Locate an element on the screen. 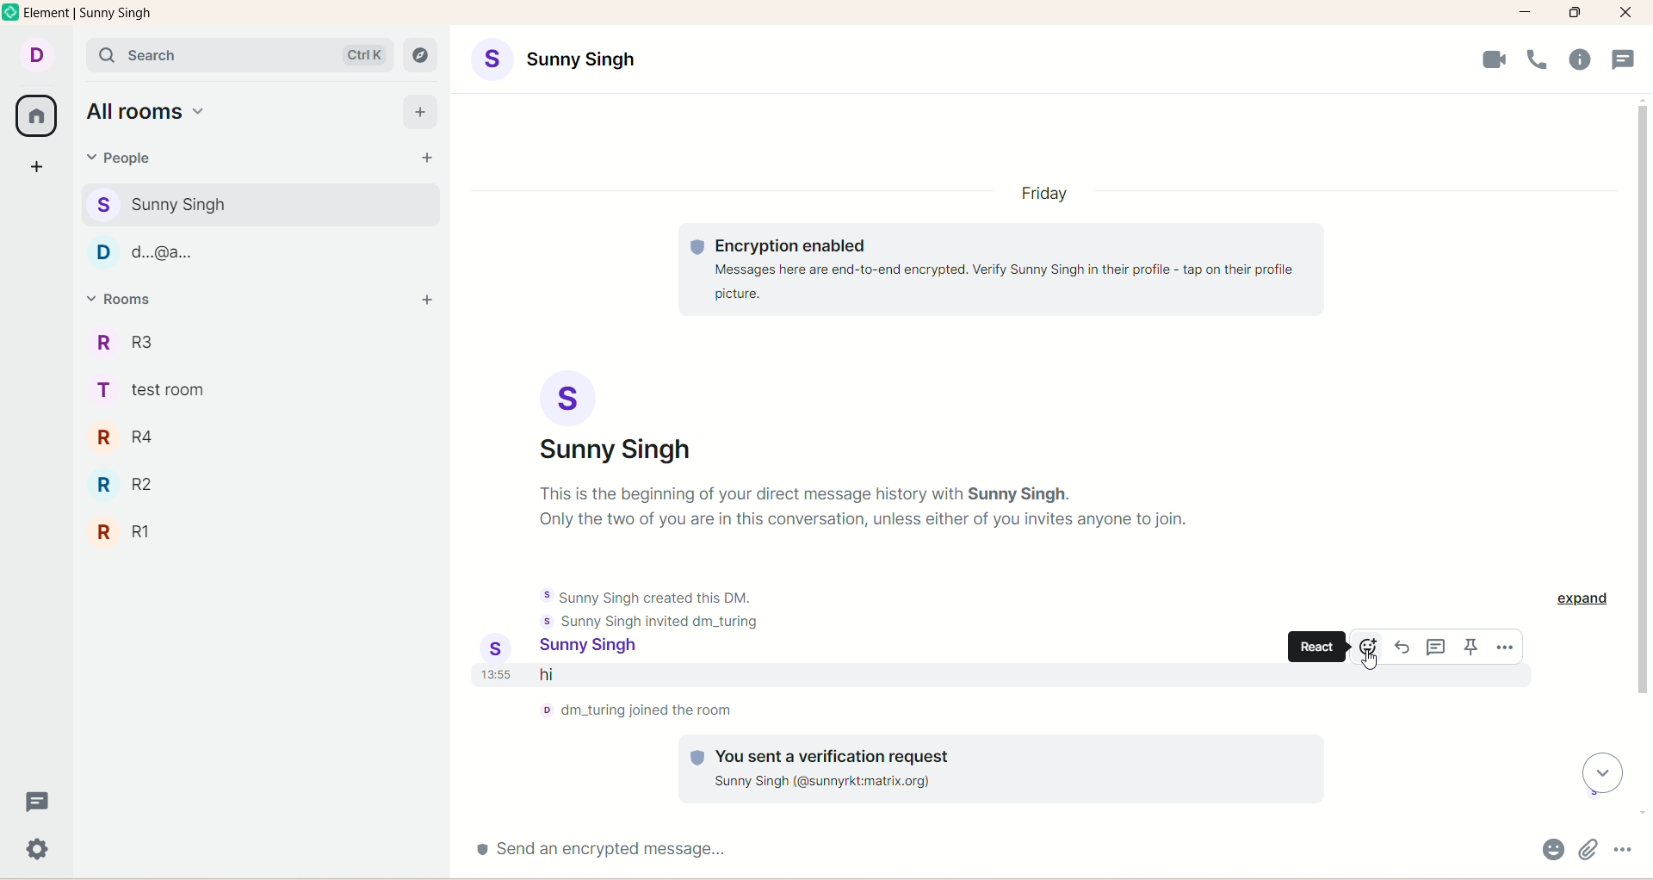  Cursor is located at coordinates (1370, 659).